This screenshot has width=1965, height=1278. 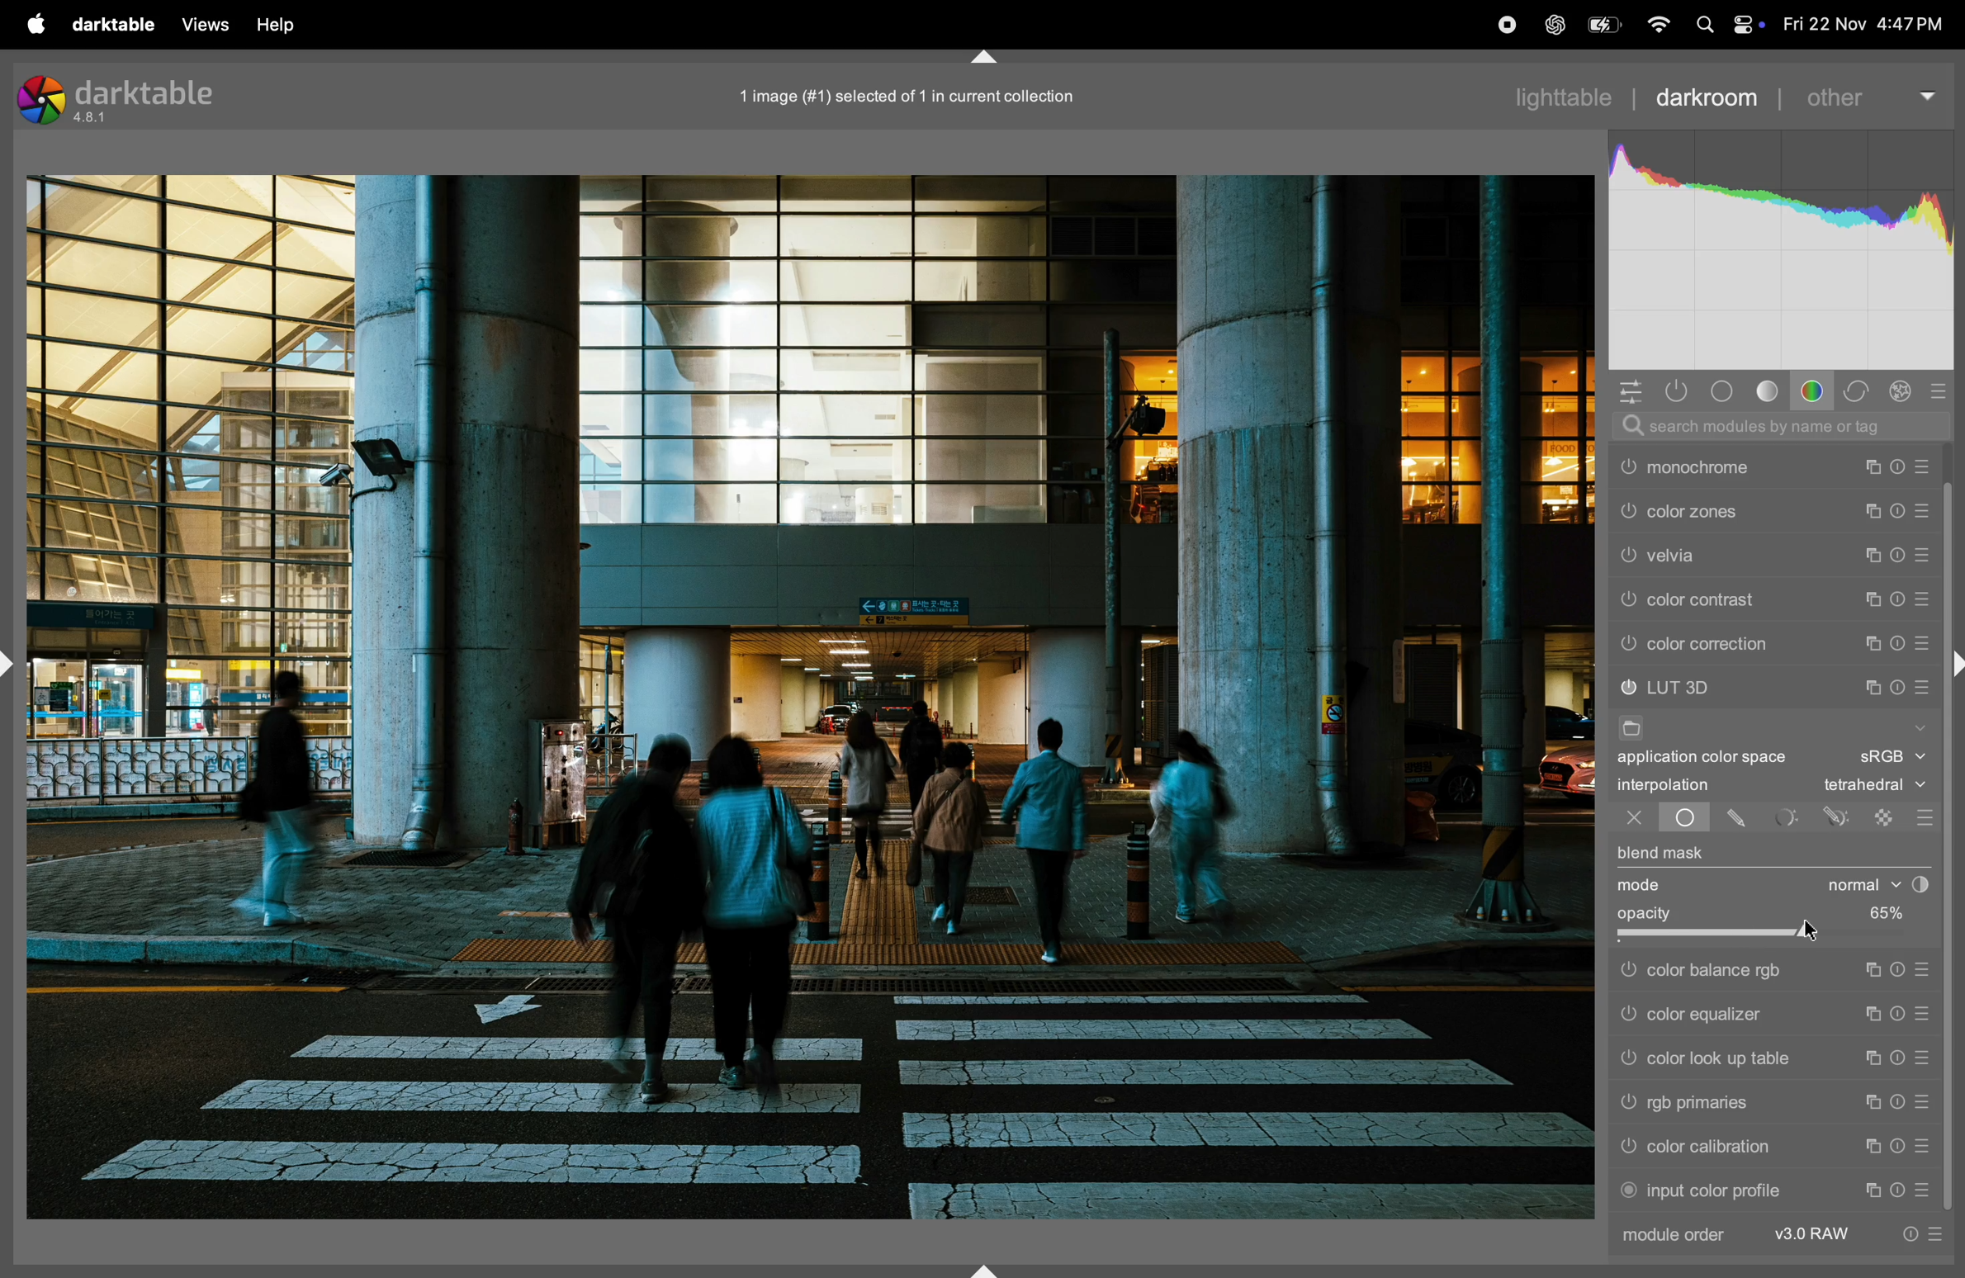 What do you see at coordinates (1925, 968) in the screenshot?
I see `presets` at bounding box center [1925, 968].